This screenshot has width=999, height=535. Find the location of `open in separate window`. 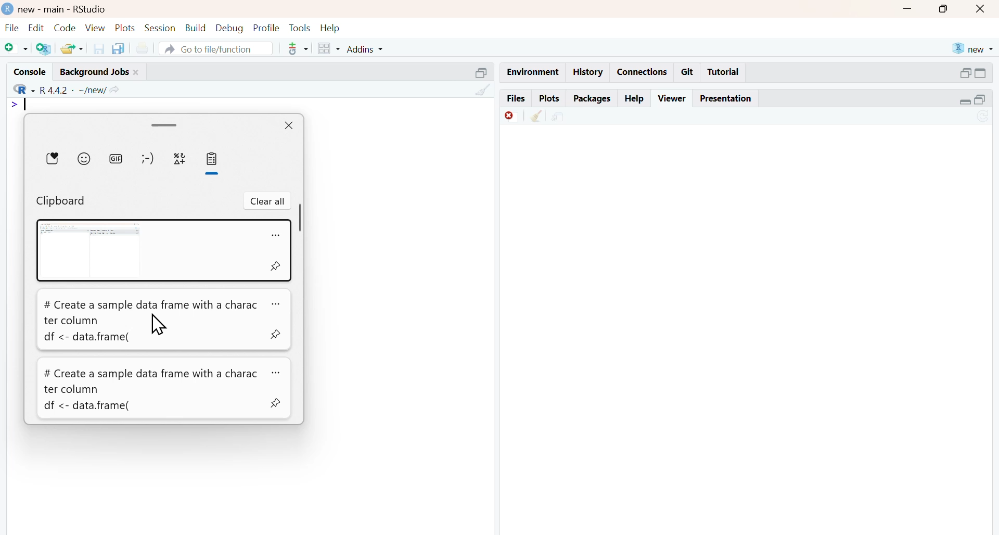

open in separate window is located at coordinates (965, 73).